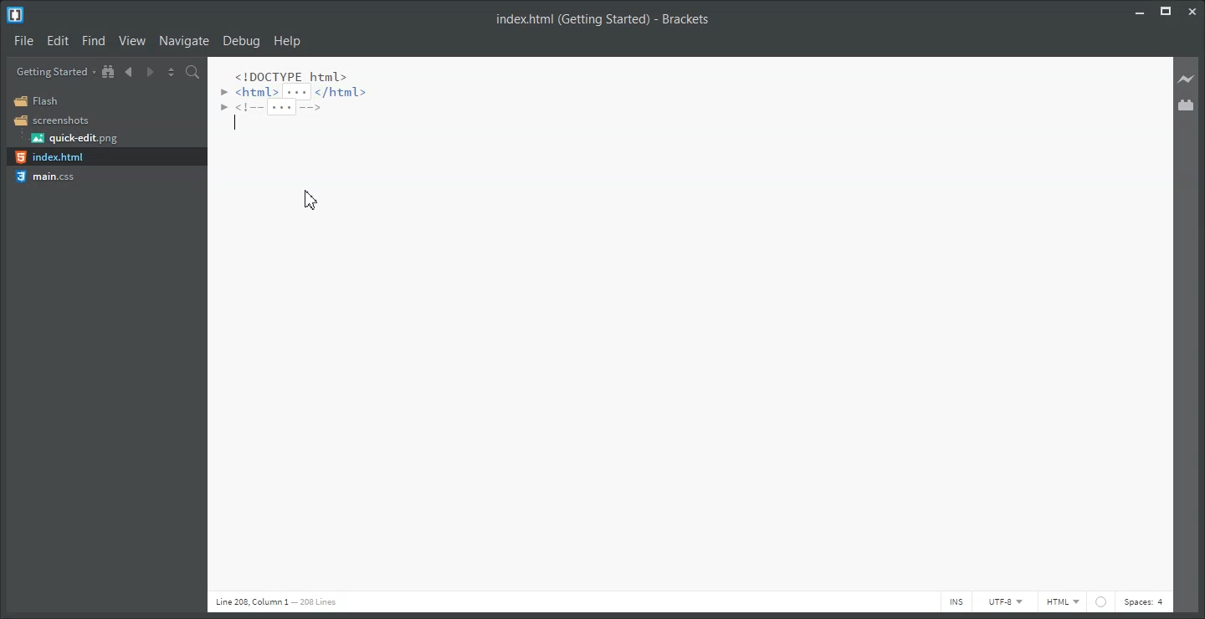  I want to click on code, so click(304, 107).